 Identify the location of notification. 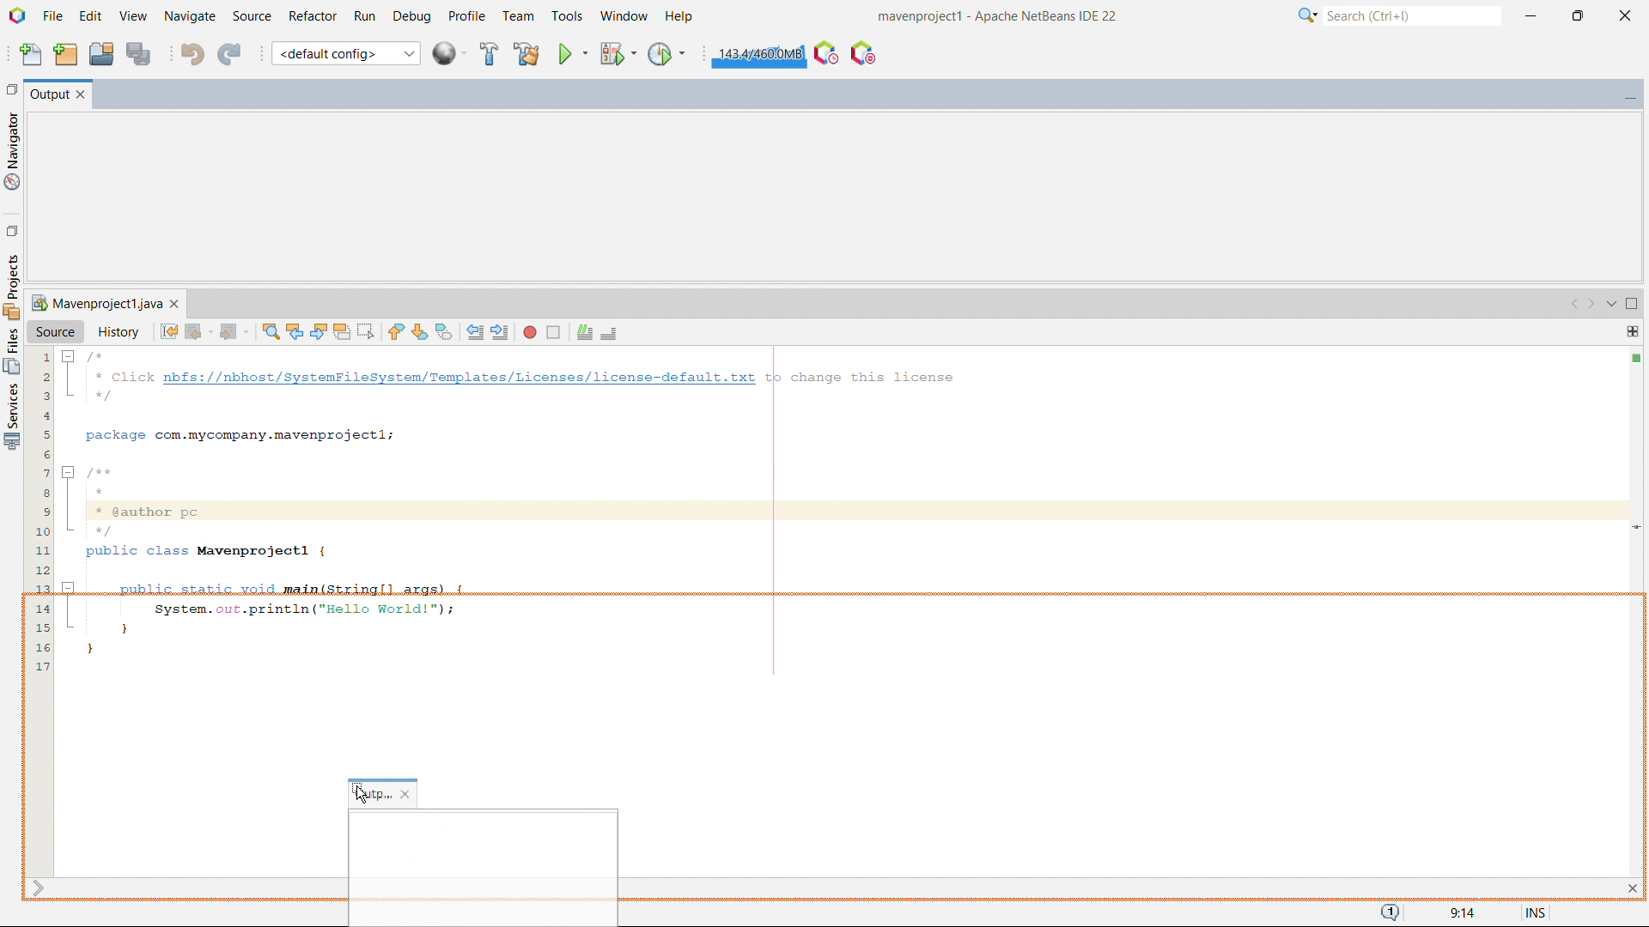
(1390, 913).